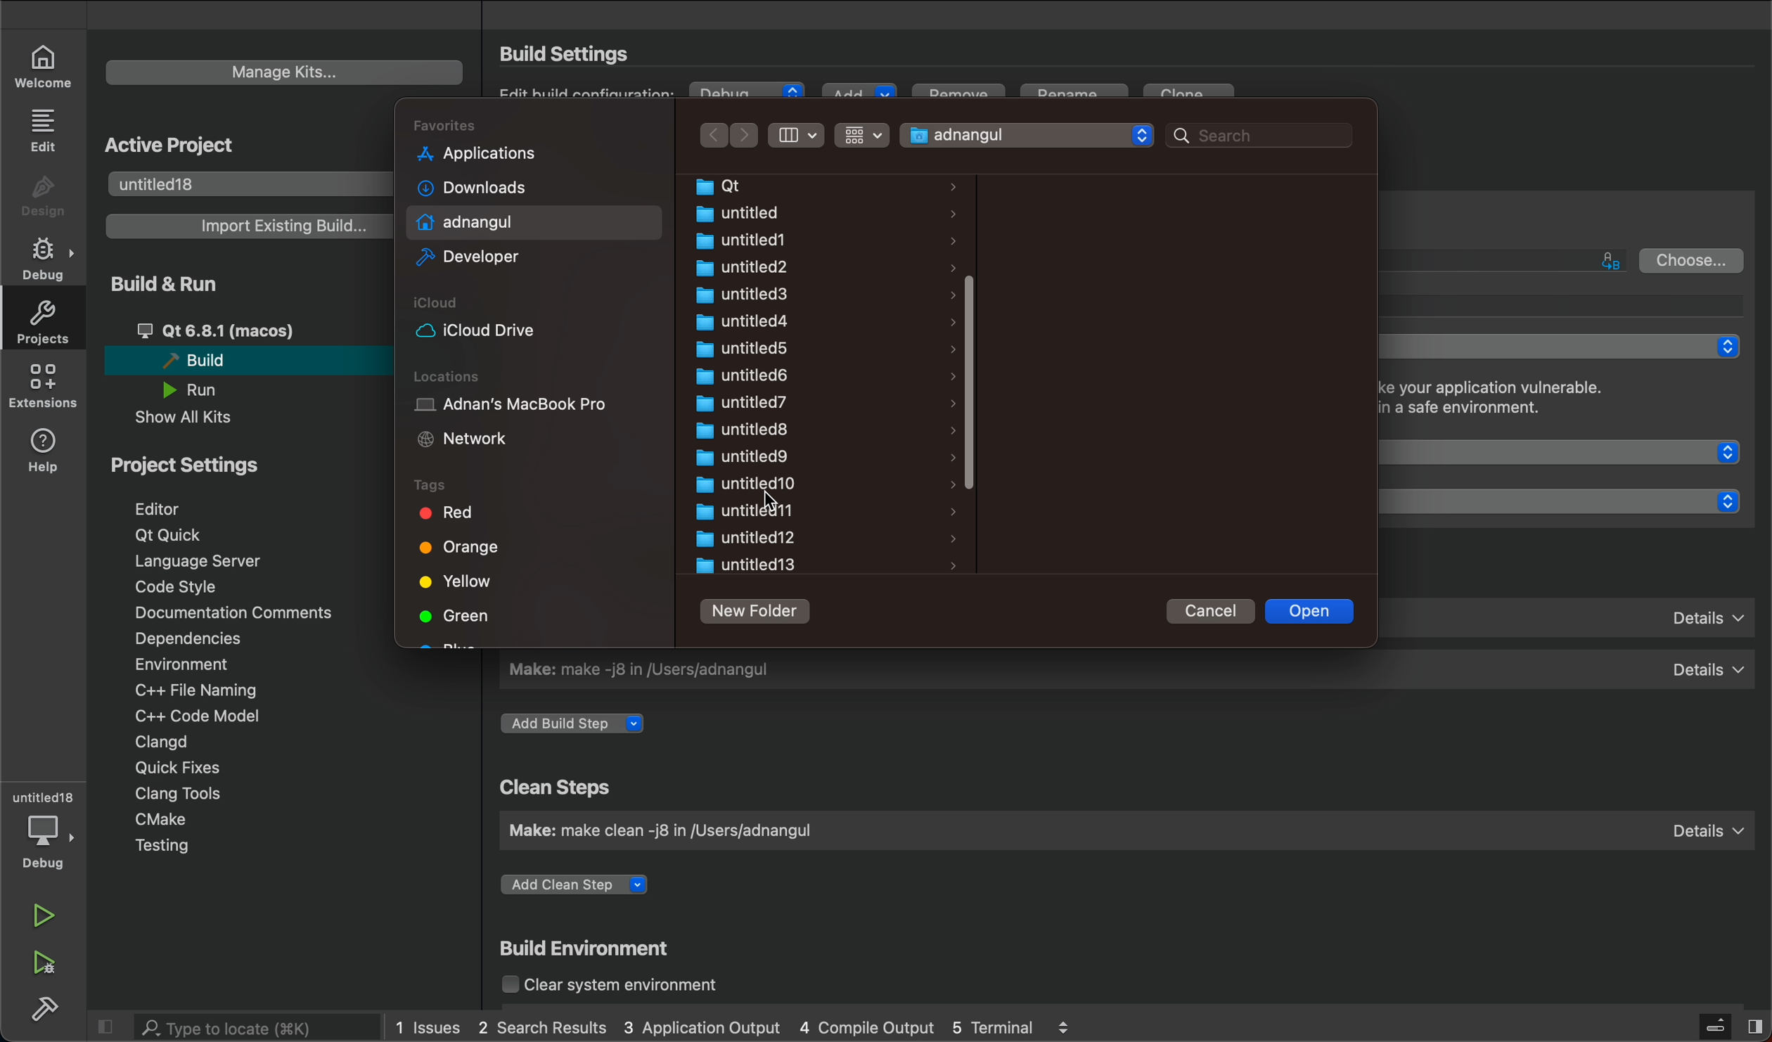  Describe the element at coordinates (188, 467) in the screenshot. I see `project setting` at that location.